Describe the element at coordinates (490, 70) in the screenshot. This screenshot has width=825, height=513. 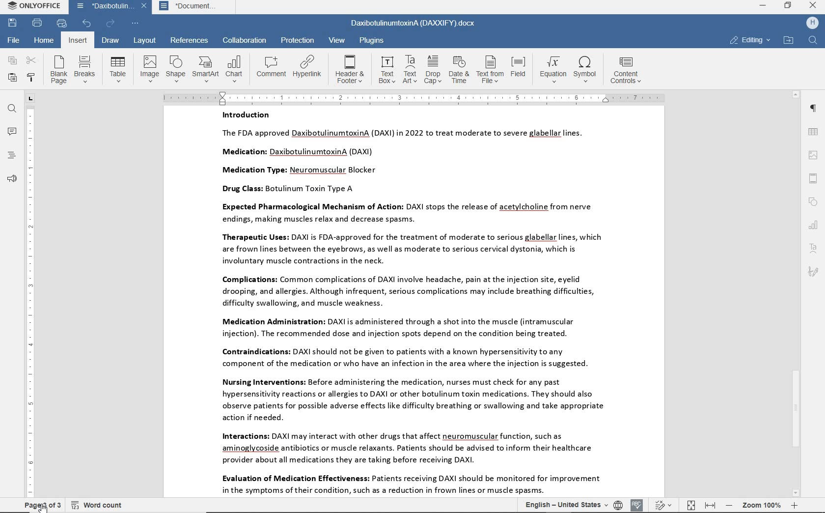
I see `text from file` at that location.